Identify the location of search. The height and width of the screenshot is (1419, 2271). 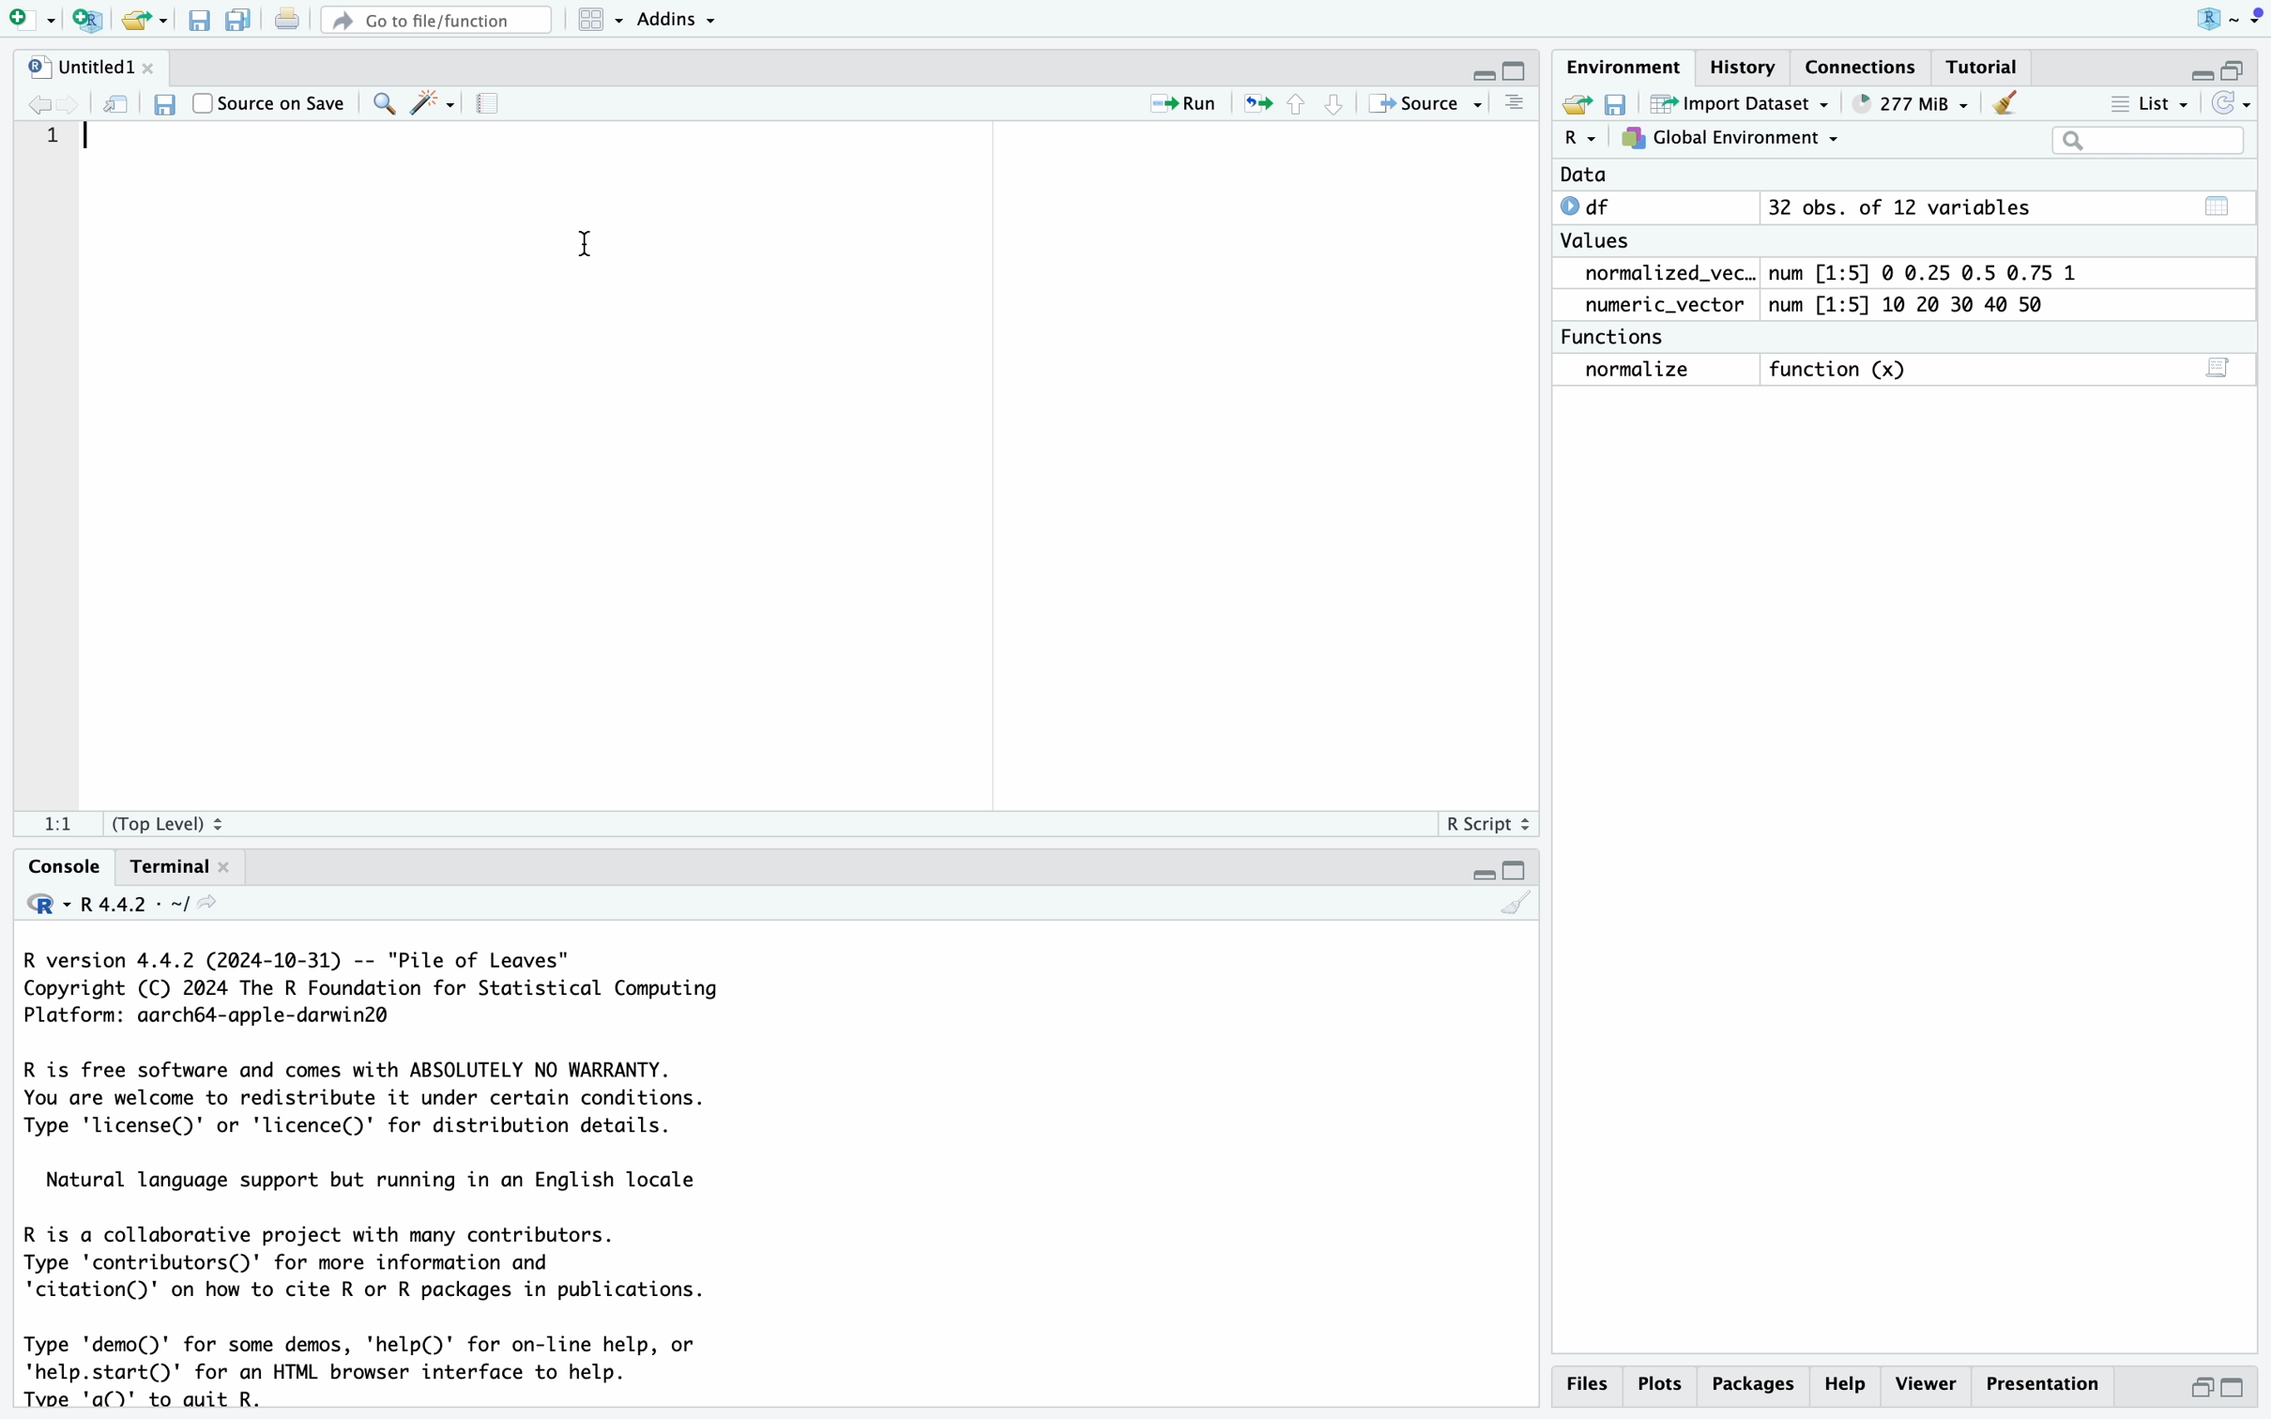
(381, 104).